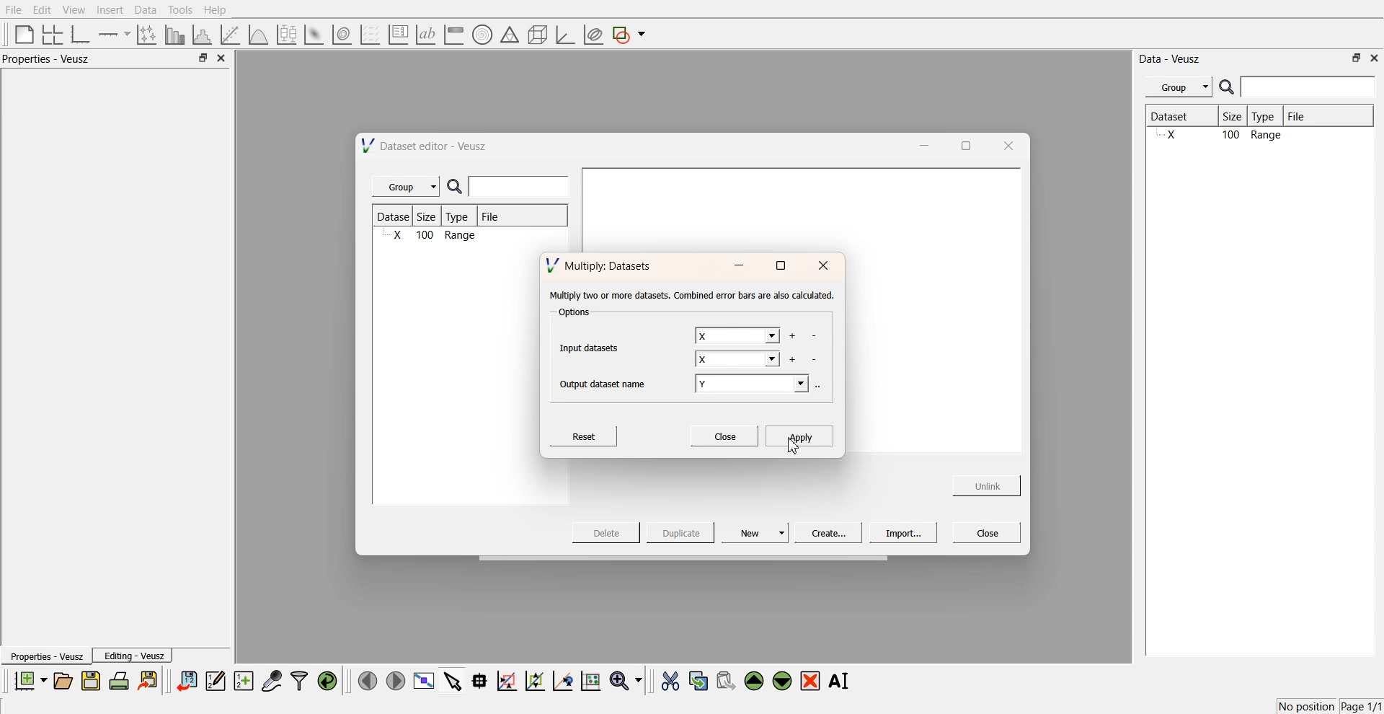  What do you see at coordinates (590, 682) in the screenshot?
I see `reset the graph axes` at bounding box center [590, 682].